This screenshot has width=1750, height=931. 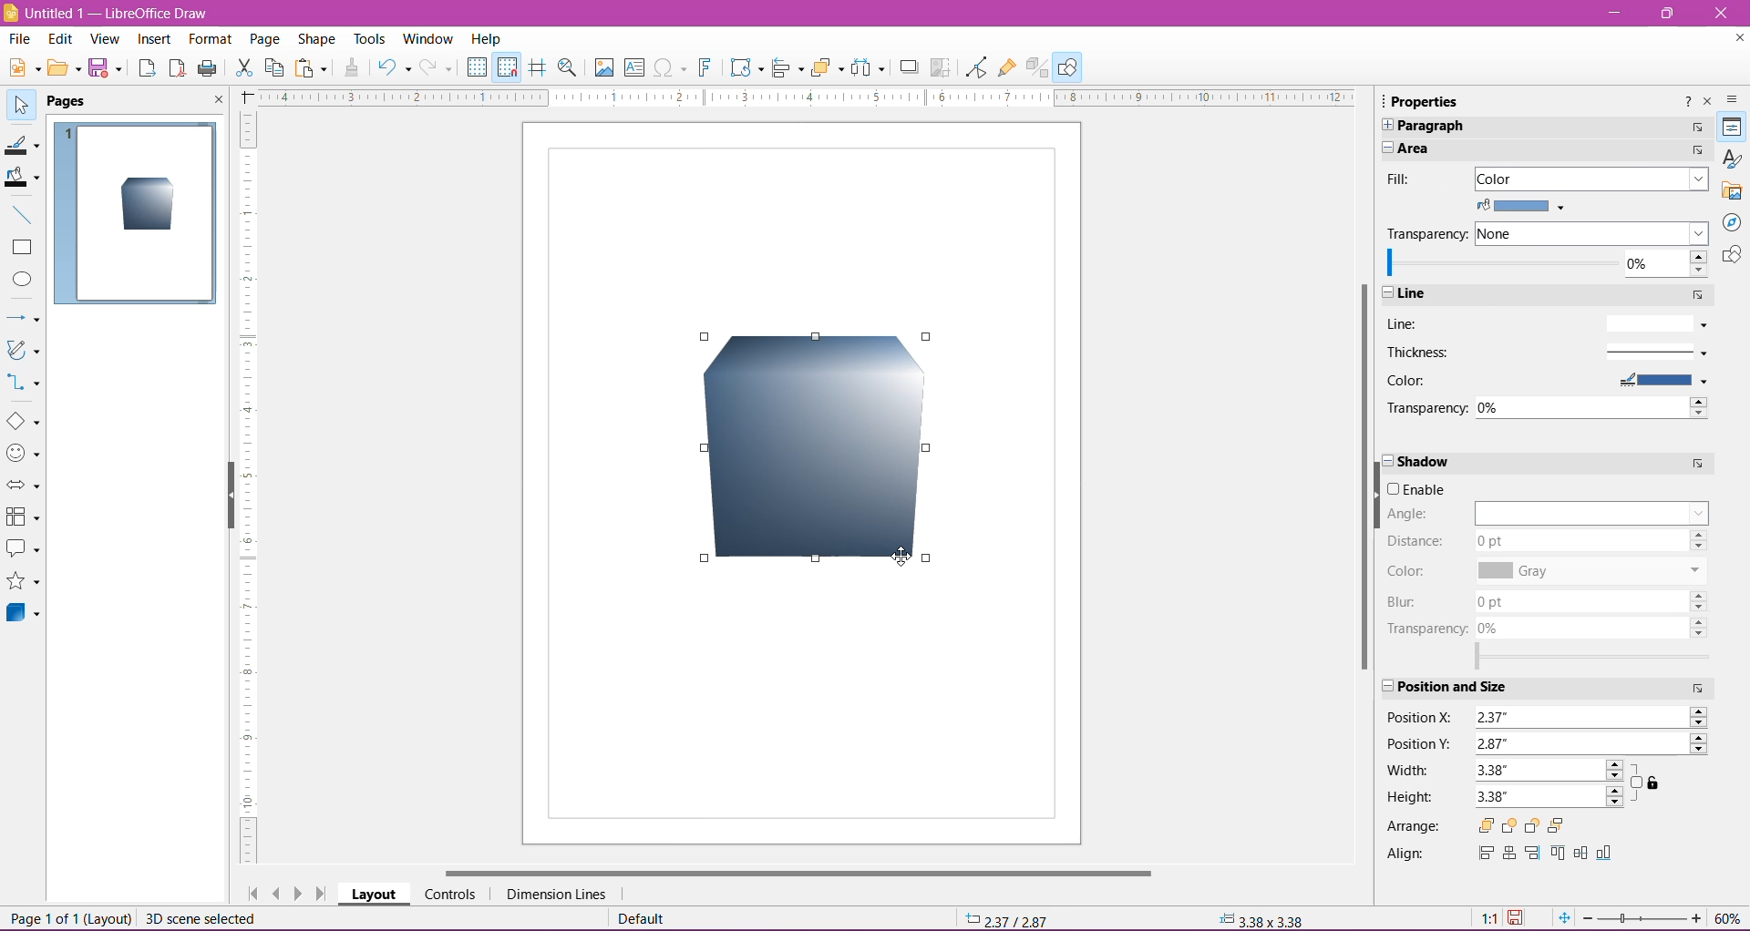 I want to click on Shadow, so click(x=909, y=68).